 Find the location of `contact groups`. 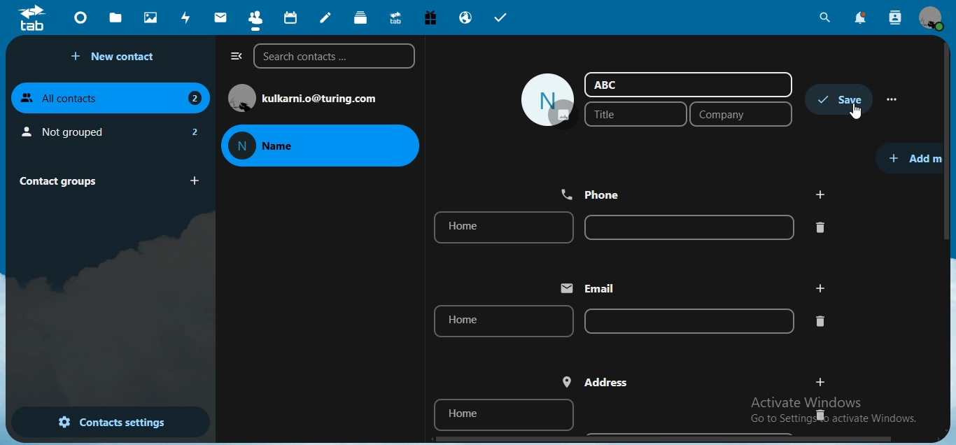

contact groups is located at coordinates (106, 180).